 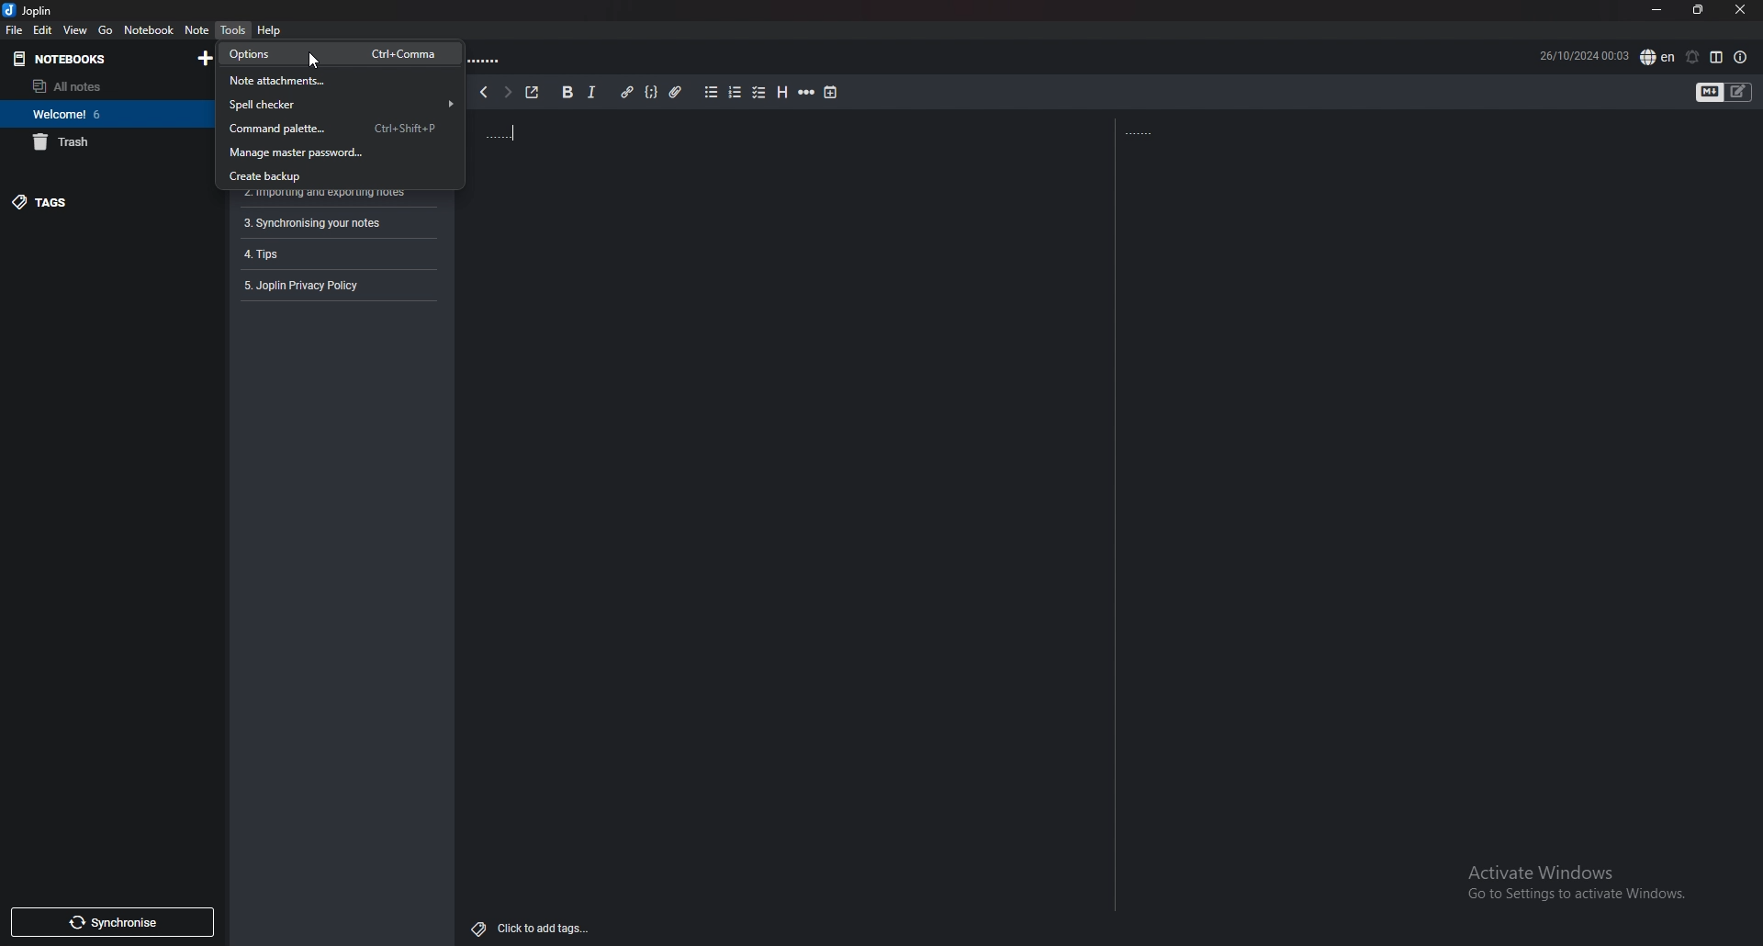 I want to click on welcome, so click(x=107, y=114).